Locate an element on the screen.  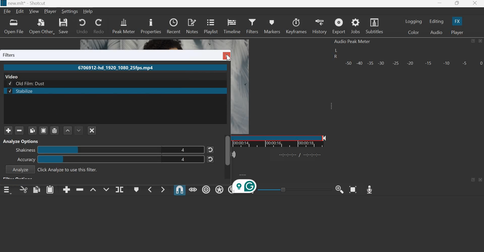
ripple delete is located at coordinates (80, 189).